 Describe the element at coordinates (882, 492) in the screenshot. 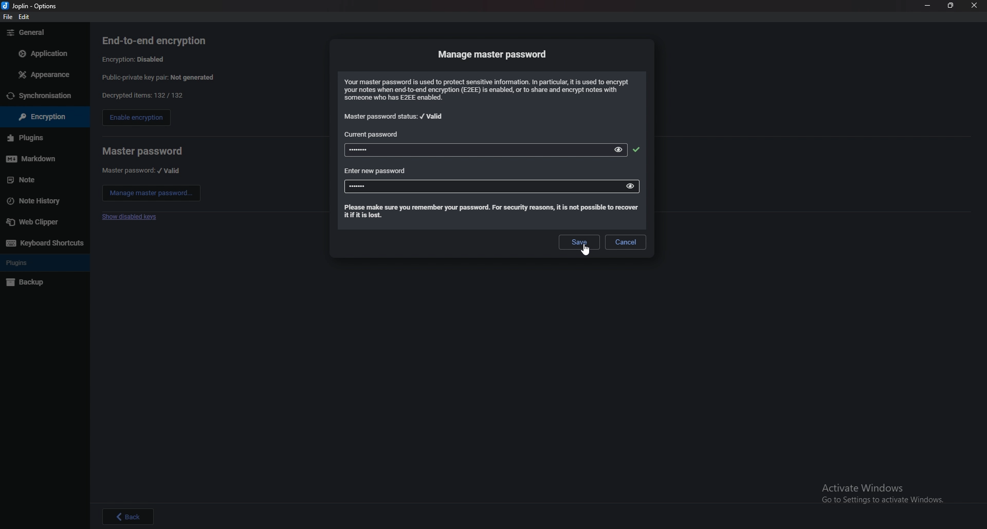

I see `Activate Windows` at that location.